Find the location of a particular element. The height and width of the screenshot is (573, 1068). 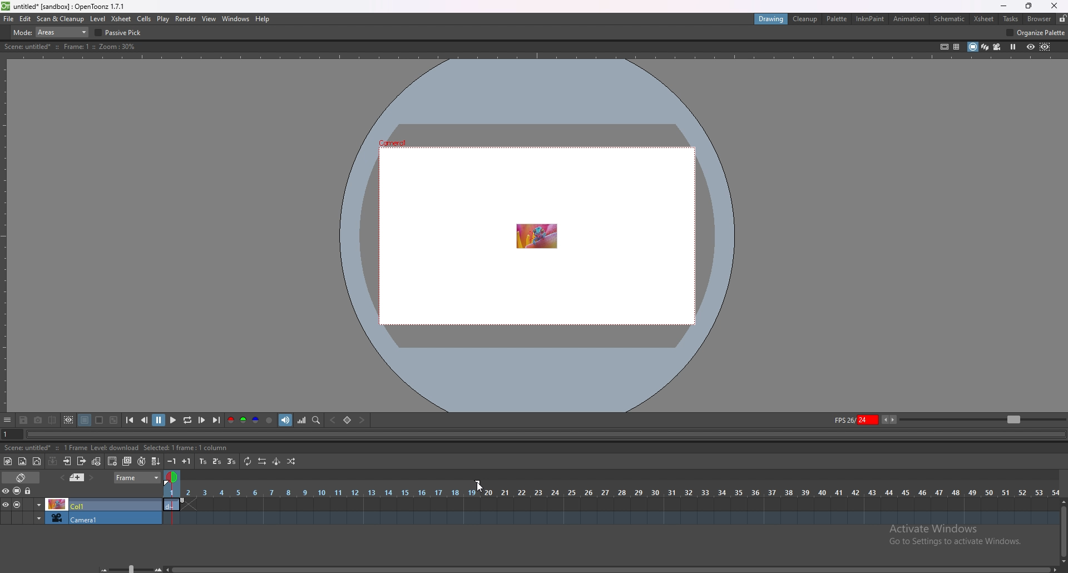

open subsheet is located at coordinates (67, 461).